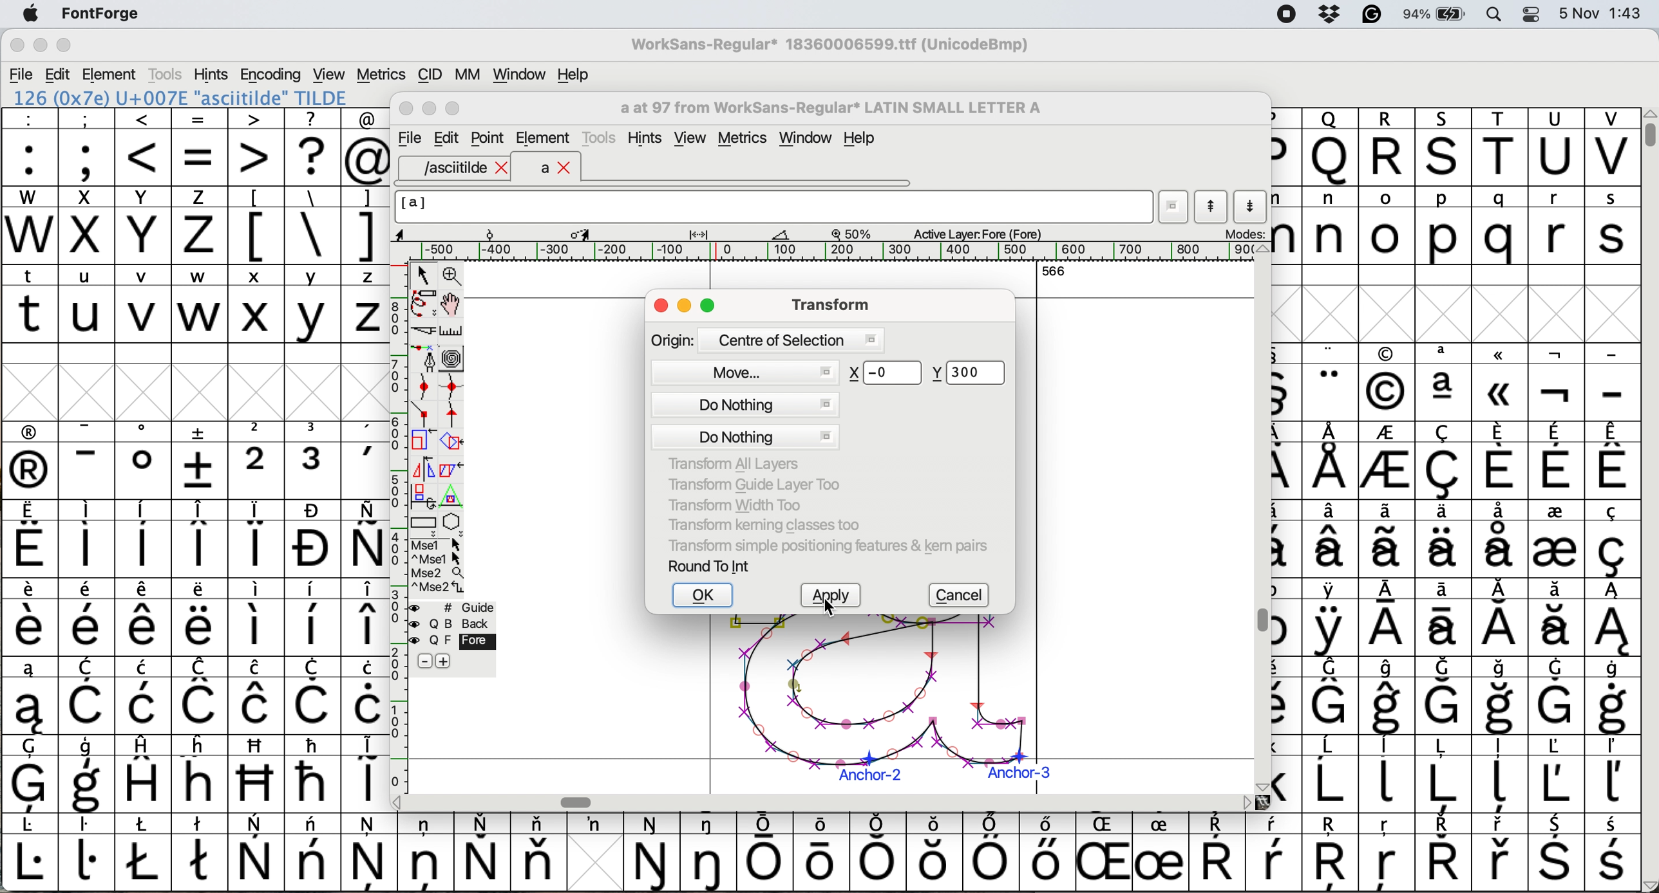 This screenshot has height=893, width=1659. Describe the element at coordinates (145, 618) in the screenshot. I see `symbol` at that location.